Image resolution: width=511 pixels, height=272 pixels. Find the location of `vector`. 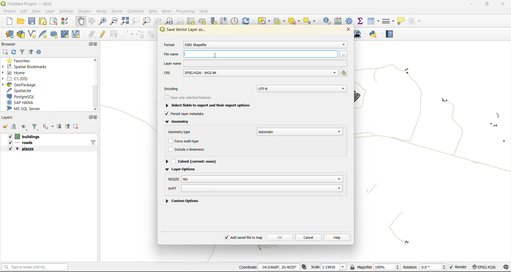

vector is located at coordinates (102, 11).